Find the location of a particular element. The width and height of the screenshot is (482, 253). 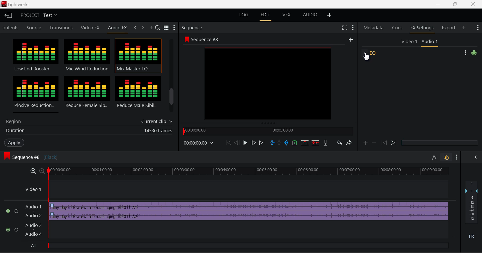

Add Panel is located at coordinates (464, 28).